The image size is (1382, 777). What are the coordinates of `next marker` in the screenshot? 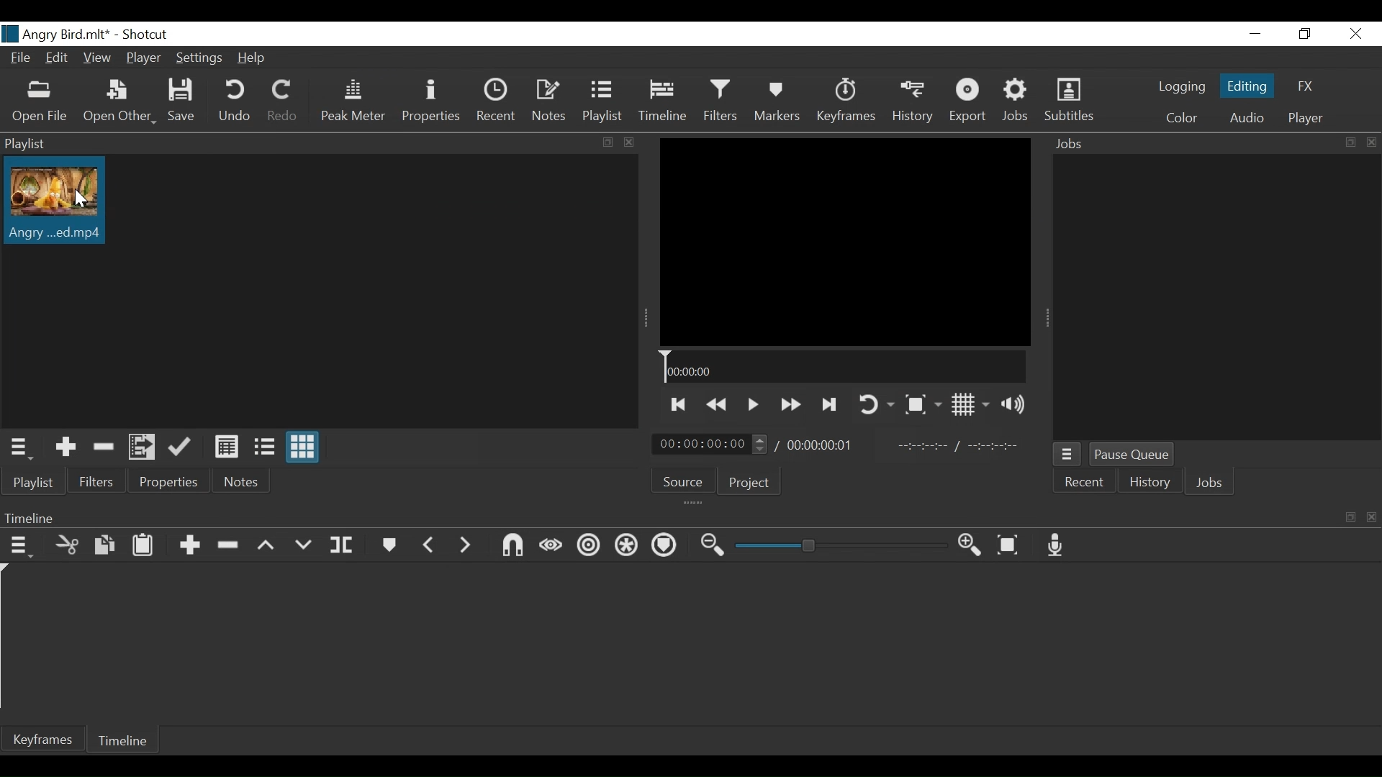 It's located at (465, 545).